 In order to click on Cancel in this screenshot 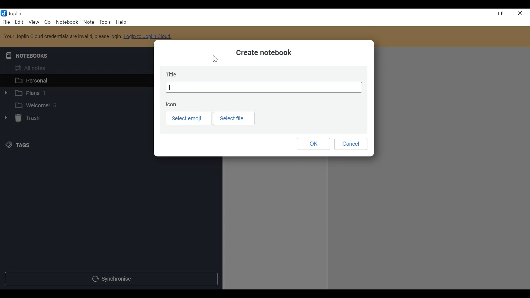, I will do `click(351, 144)`.